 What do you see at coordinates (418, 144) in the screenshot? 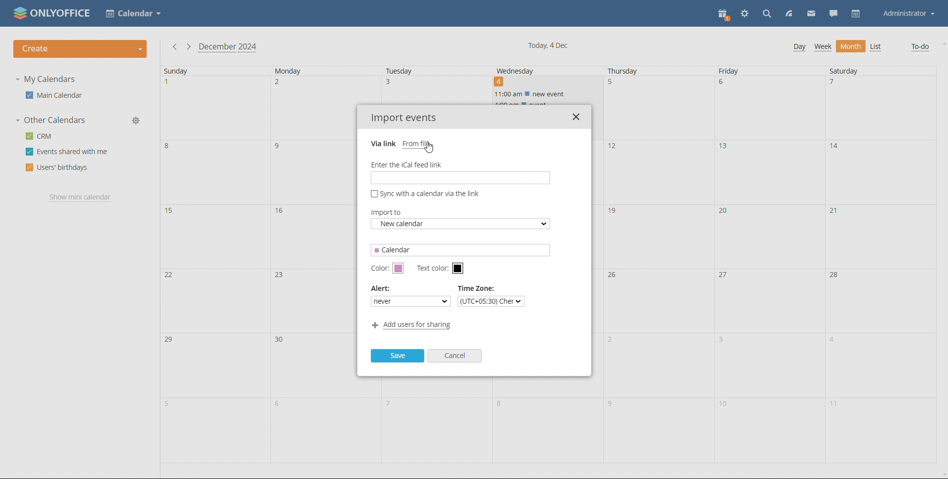
I see `from file` at bounding box center [418, 144].